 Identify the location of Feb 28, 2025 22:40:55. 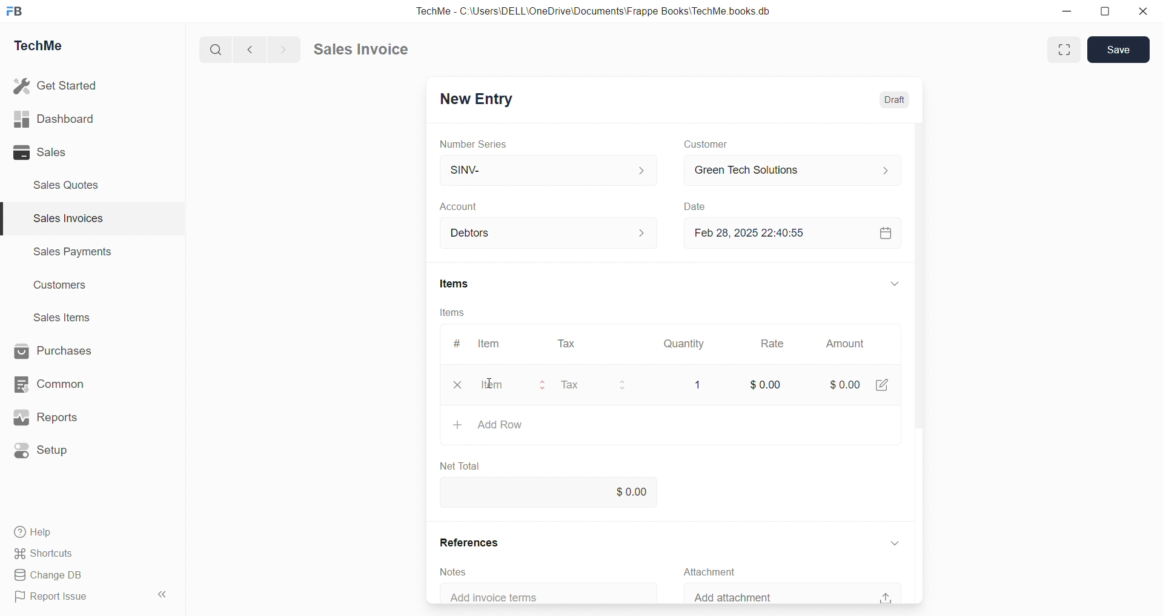
(755, 233).